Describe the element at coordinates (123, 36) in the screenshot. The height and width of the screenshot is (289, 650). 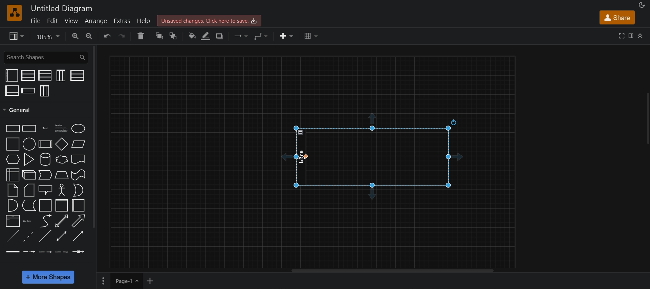
I see `redo` at that location.